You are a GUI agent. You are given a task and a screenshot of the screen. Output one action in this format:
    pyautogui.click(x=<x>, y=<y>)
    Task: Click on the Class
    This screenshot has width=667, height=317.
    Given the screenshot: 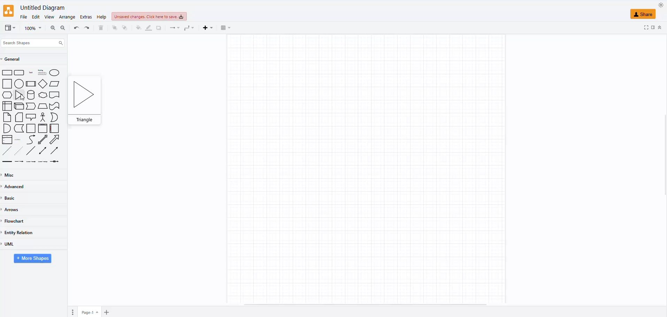 What is the action you would take?
    pyautogui.click(x=7, y=140)
    